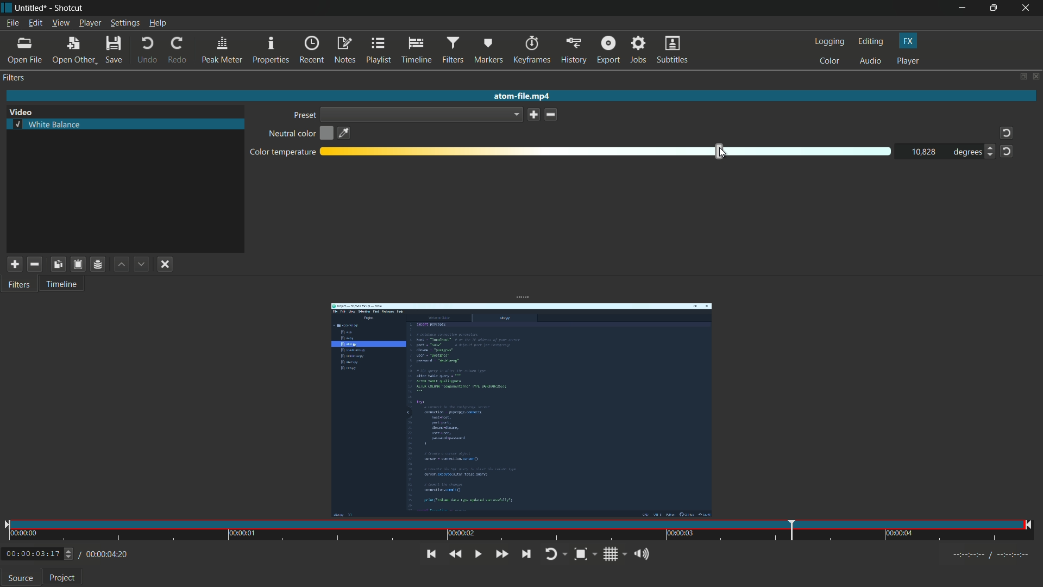 The width and height of the screenshot is (1043, 587). Describe the element at coordinates (35, 22) in the screenshot. I see `edit menu` at that location.